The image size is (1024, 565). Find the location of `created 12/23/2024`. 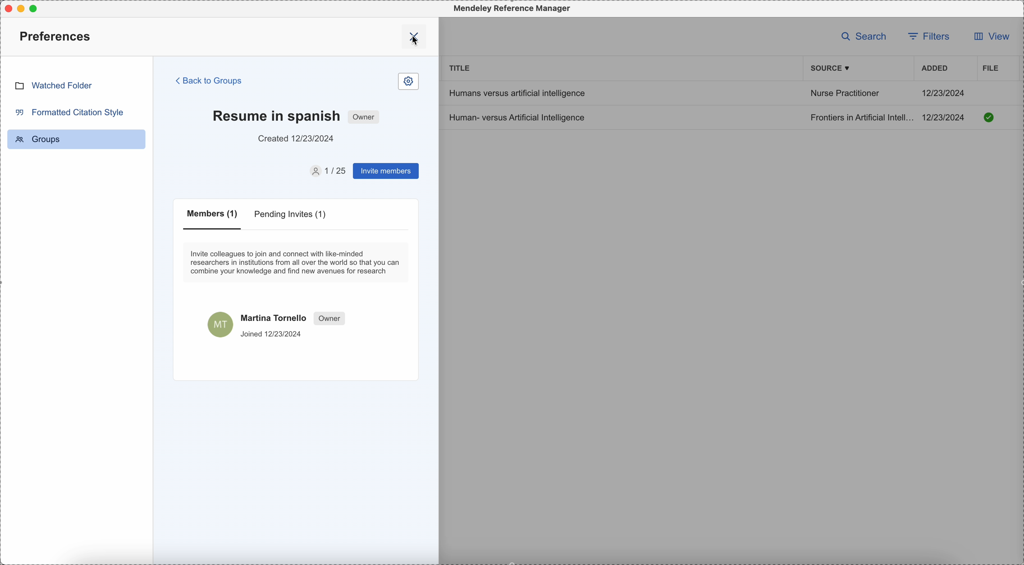

created 12/23/2024 is located at coordinates (297, 139).